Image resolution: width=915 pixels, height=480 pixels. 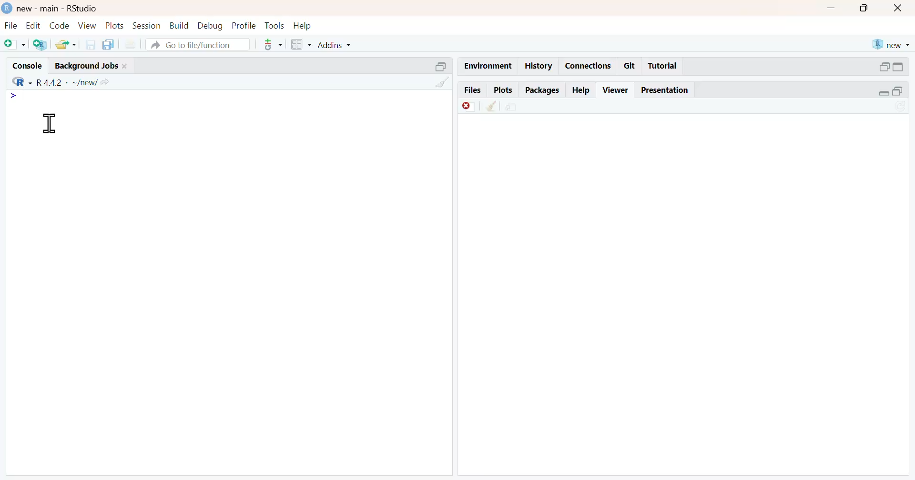 What do you see at coordinates (32, 25) in the screenshot?
I see `edit` at bounding box center [32, 25].